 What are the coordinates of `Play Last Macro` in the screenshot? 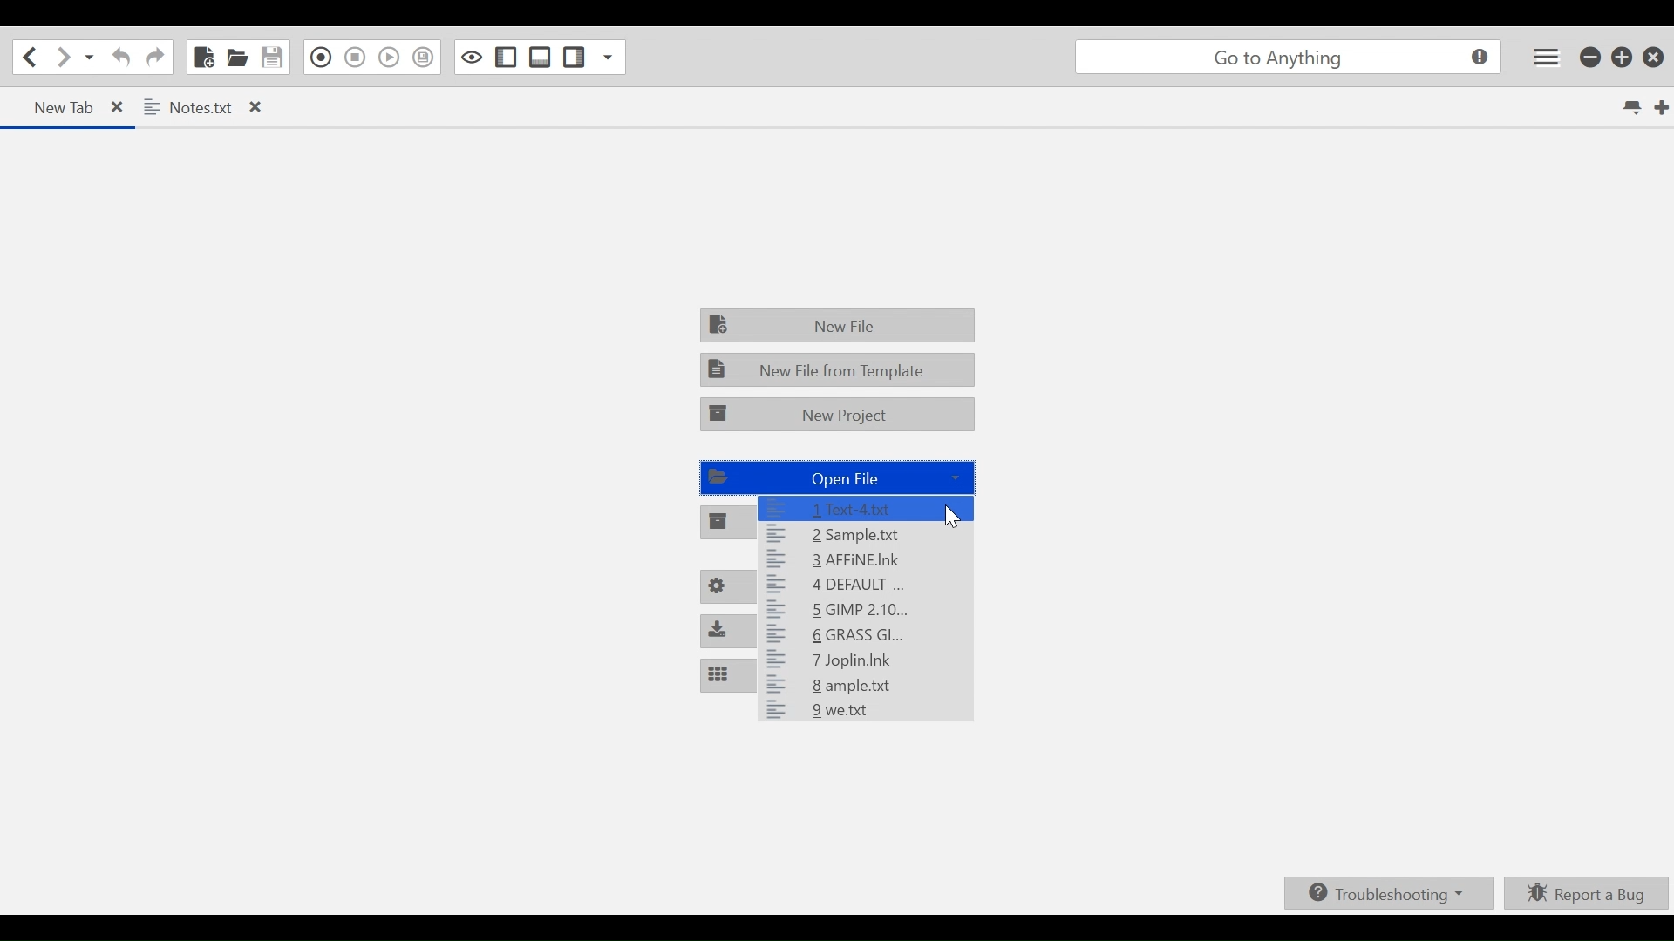 It's located at (391, 58).